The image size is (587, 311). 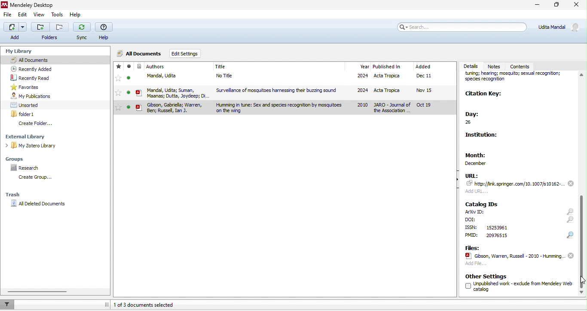 I want to click on my publication, so click(x=31, y=96).